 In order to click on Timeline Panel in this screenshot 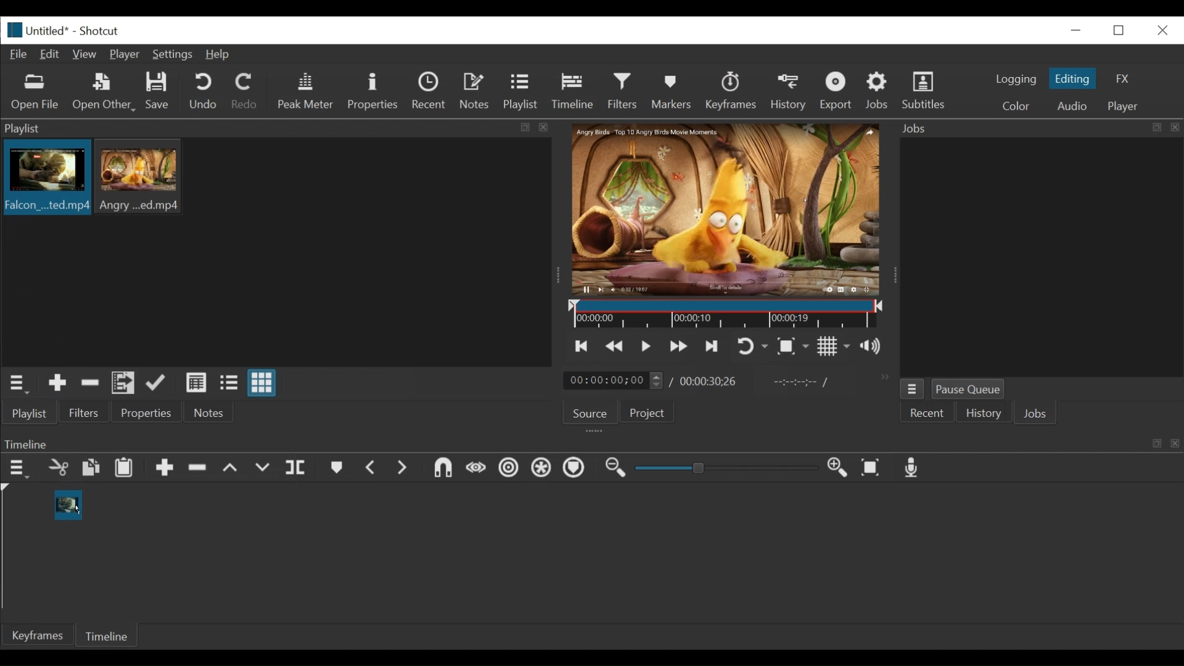, I will do `click(590, 443)`.